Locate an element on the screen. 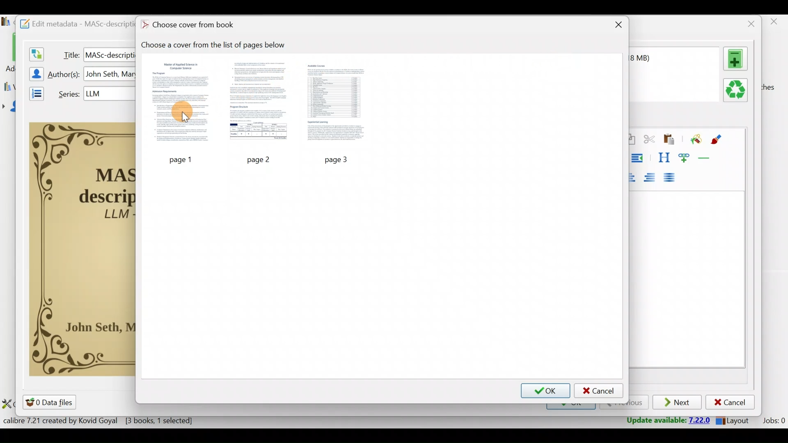 The width and height of the screenshot is (788, 443). Page 2 is located at coordinates (259, 103).